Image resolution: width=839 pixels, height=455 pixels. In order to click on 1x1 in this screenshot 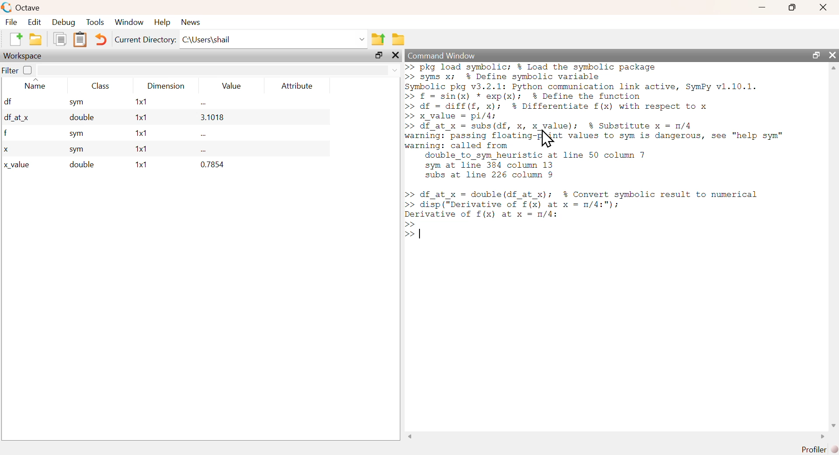, I will do `click(142, 118)`.